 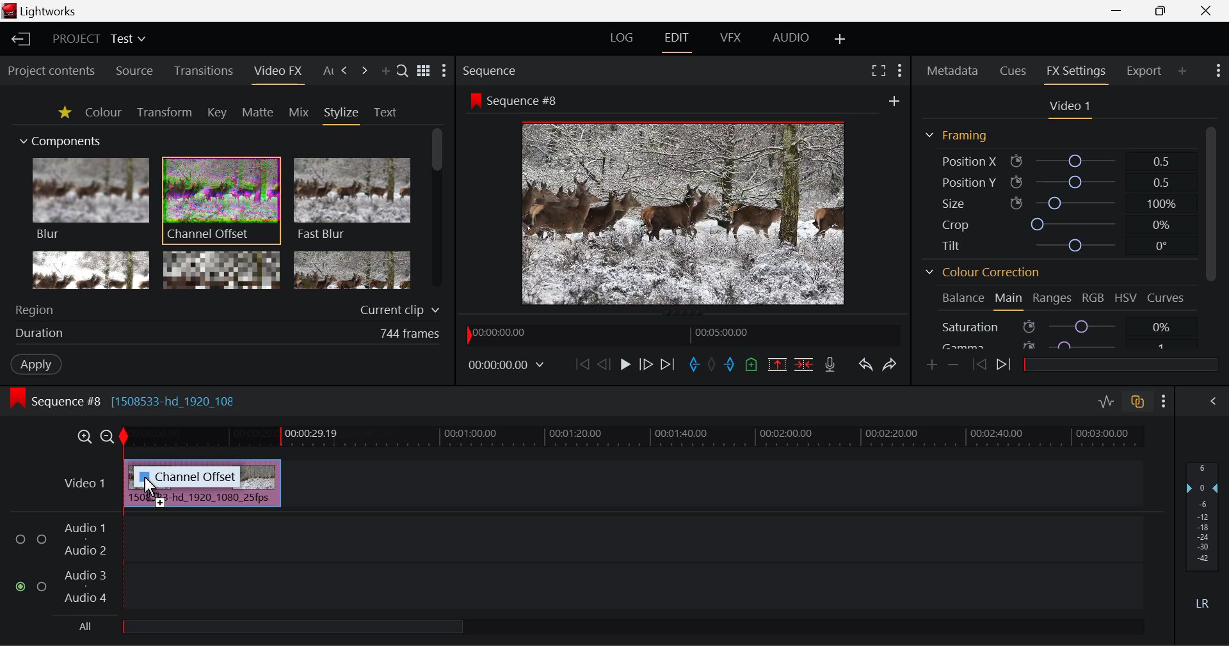 What do you see at coordinates (1182, 72) in the screenshot?
I see `Add Panel` at bounding box center [1182, 72].